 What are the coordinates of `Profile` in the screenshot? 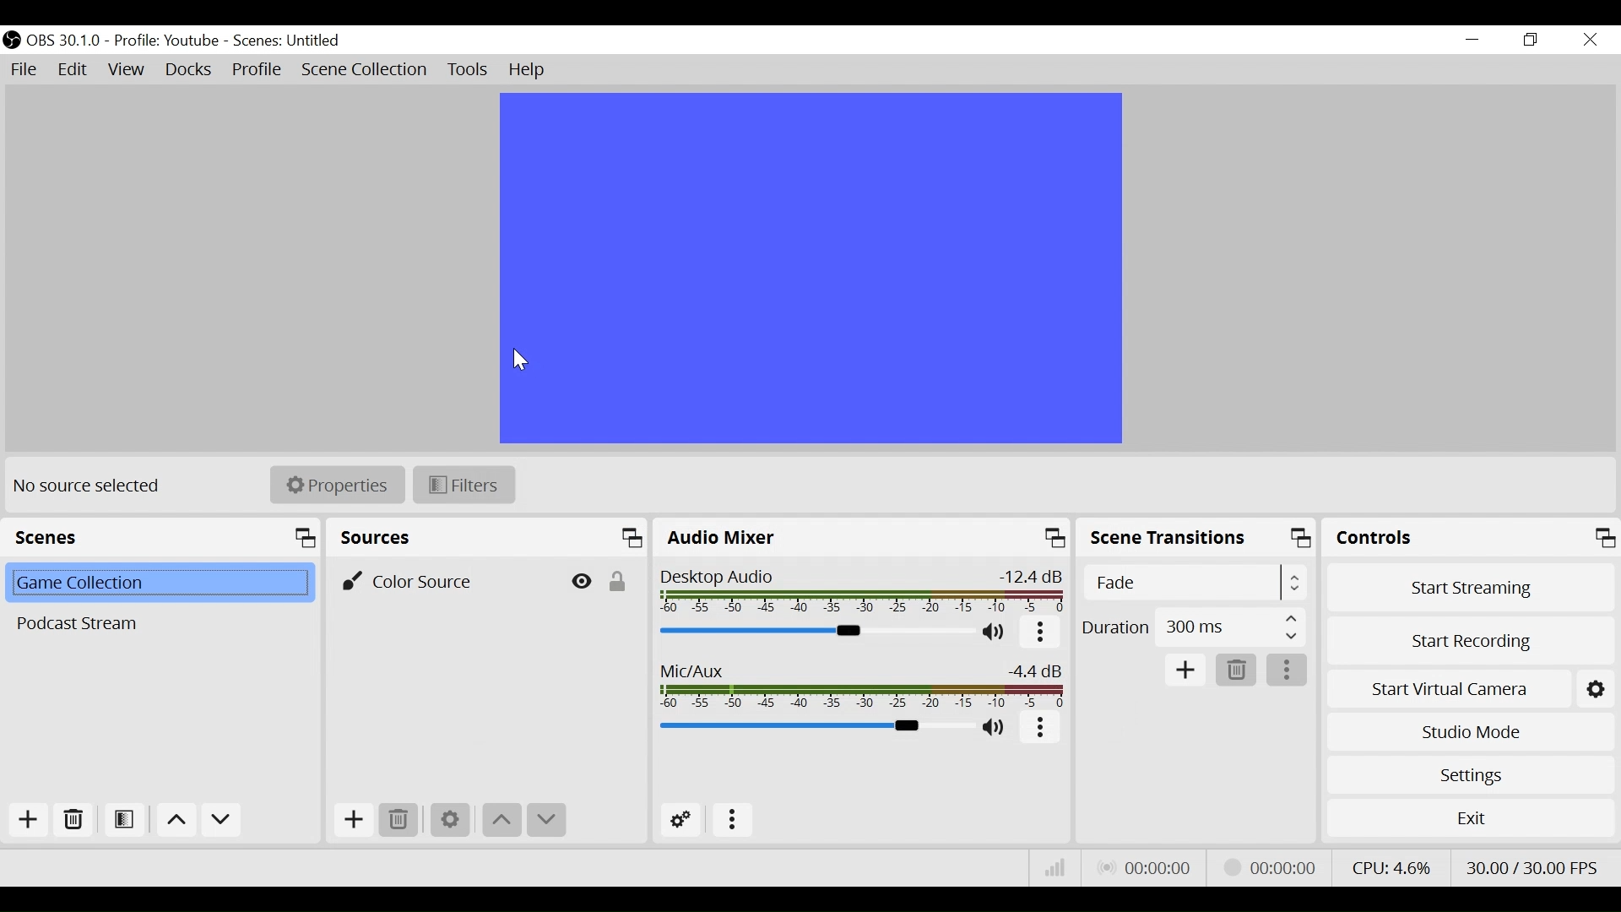 It's located at (258, 69).